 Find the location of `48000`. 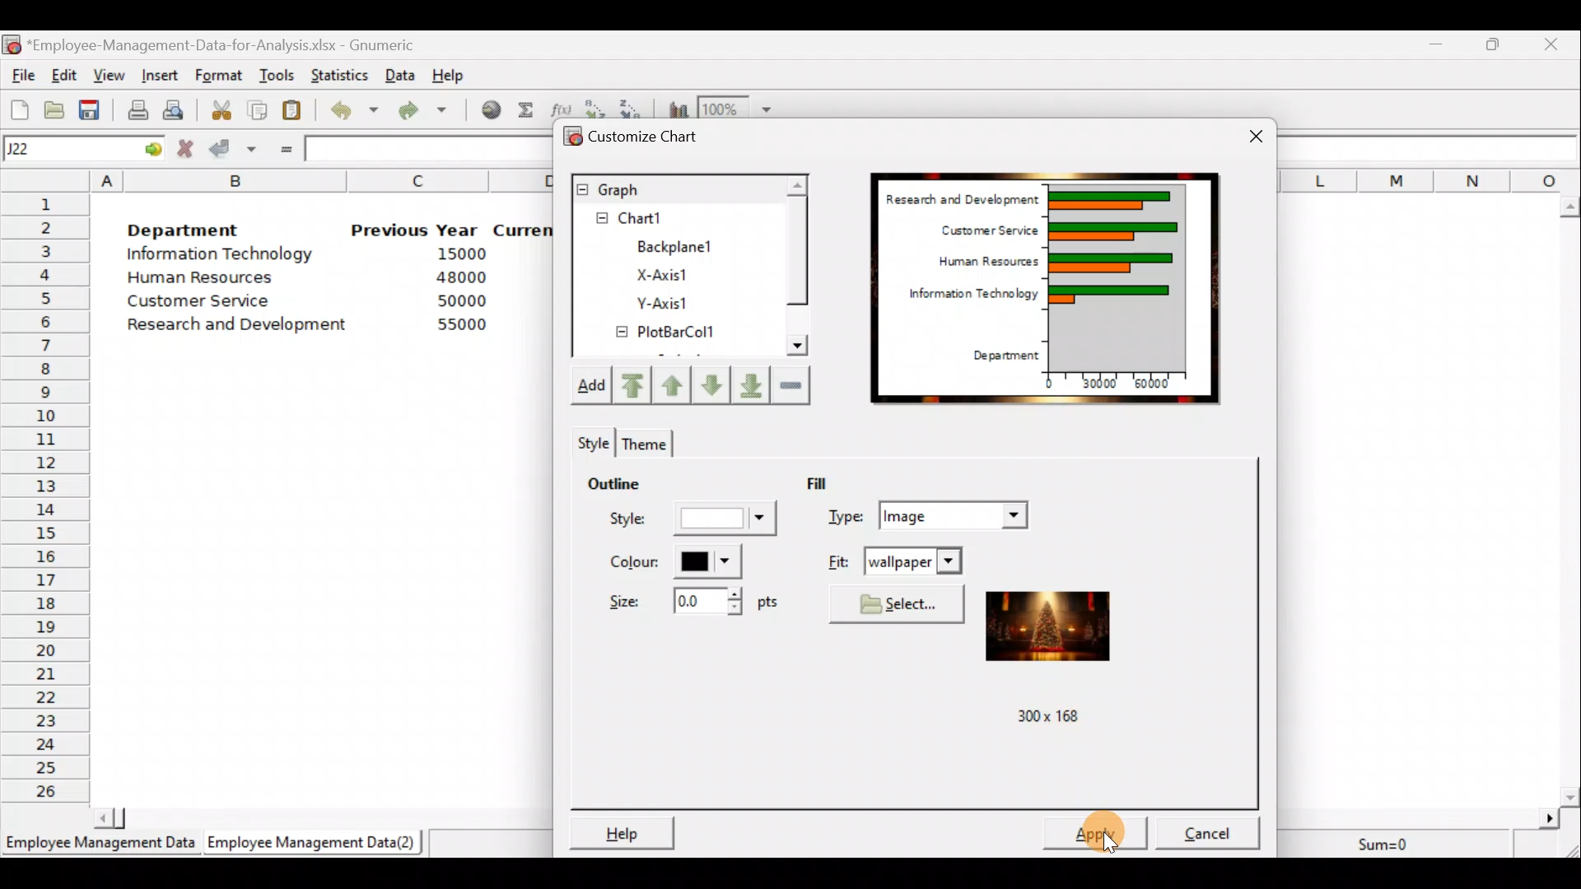

48000 is located at coordinates (460, 279).